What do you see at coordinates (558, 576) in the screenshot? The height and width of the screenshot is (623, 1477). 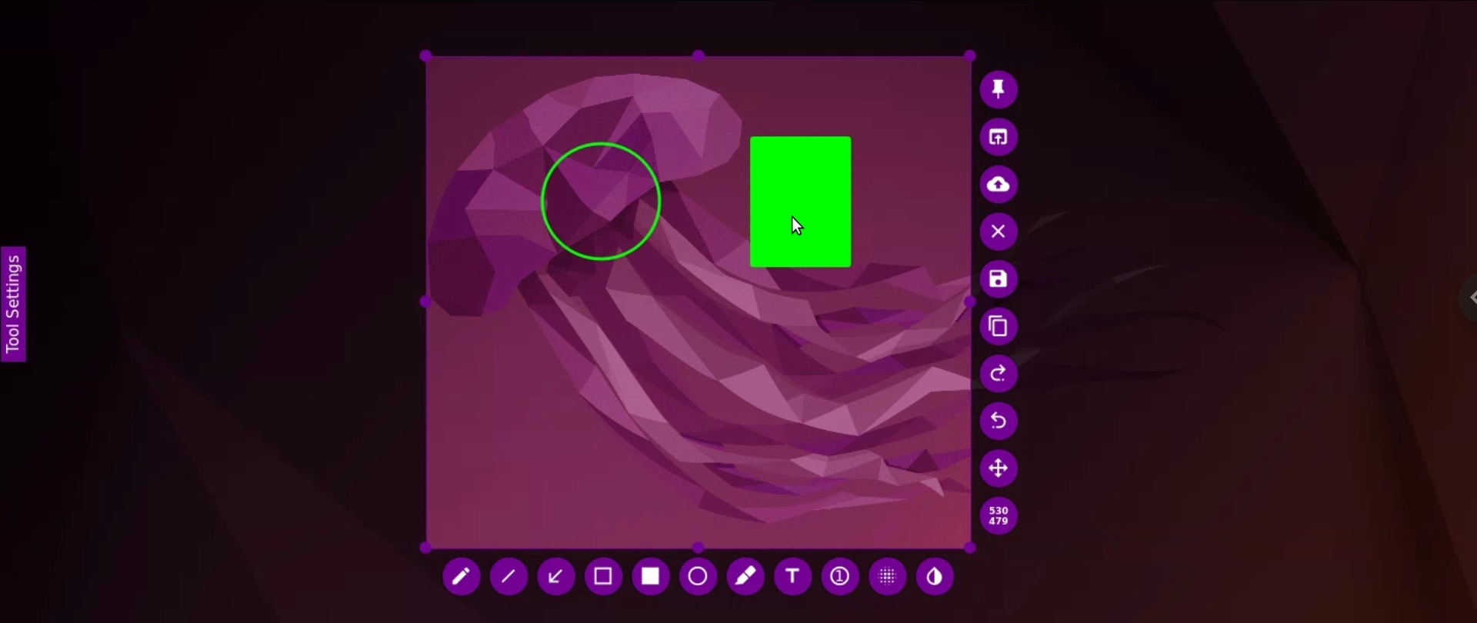 I see `arrow` at bounding box center [558, 576].